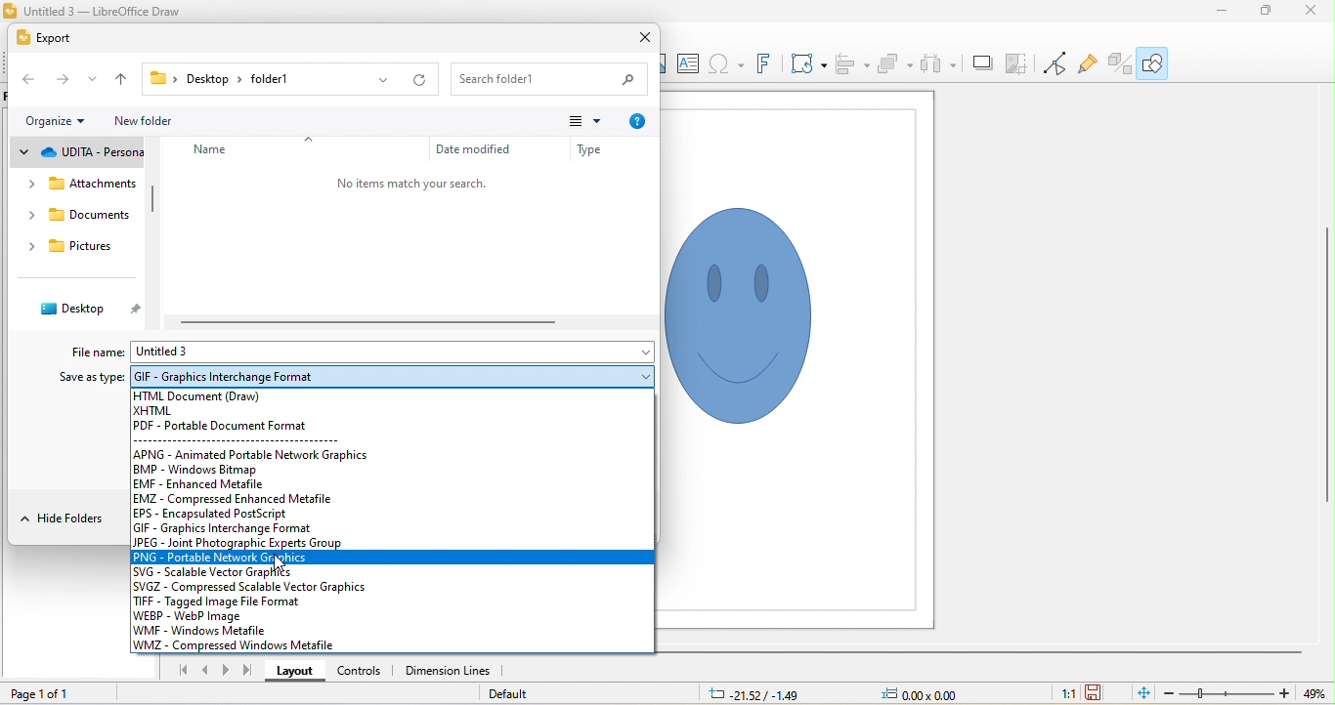 The height and width of the screenshot is (705, 1335). What do you see at coordinates (396, 557) in the screenshot?
I see `portable network graphics` at bounding box center [396, 557].